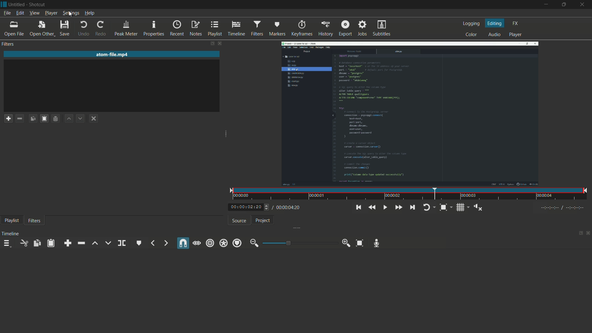 Image resolution: width=592 pixels, height=333 pixels. I want to click on maximize, so click(564, 5).